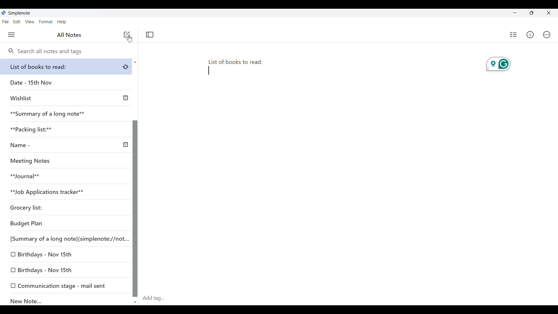  Describe the element at coordinates (66, 255) in the screenshot. I see `Birthdays - Nov 15th` at that location.